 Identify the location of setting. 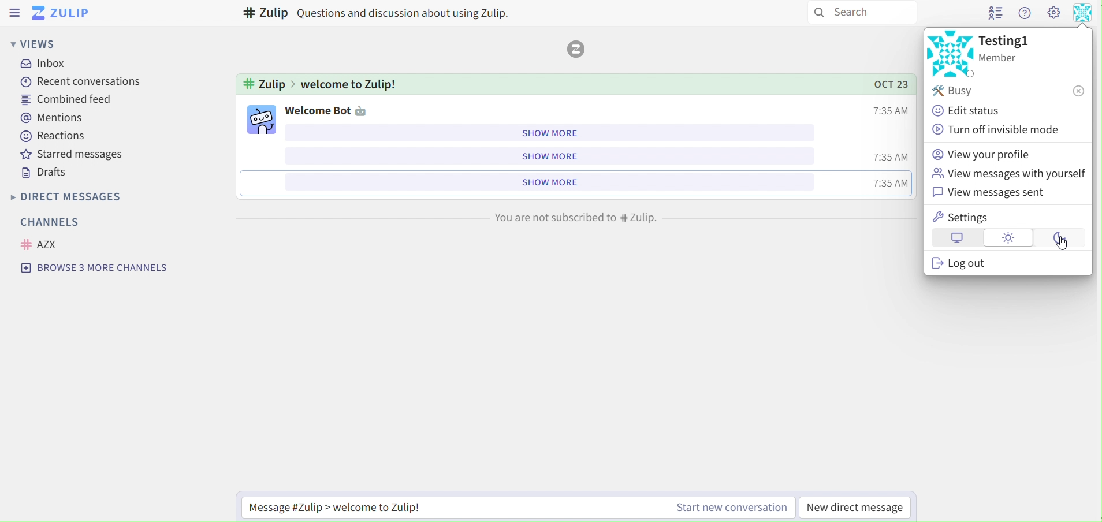
(1053, 14).